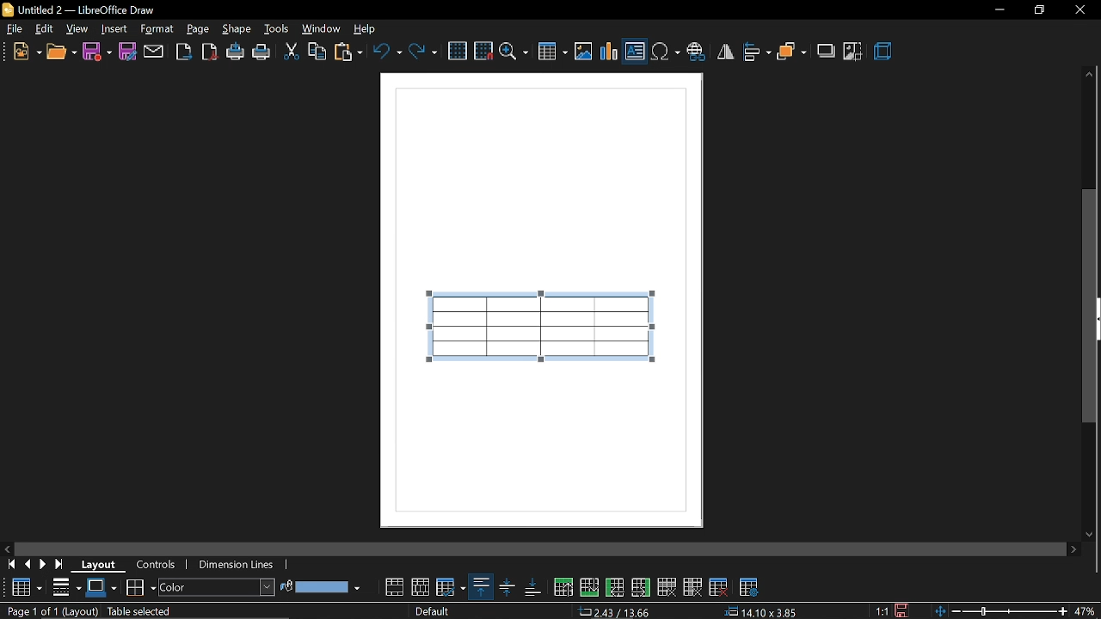 The height and width of the screenshot is (619, 1101). Describe the element at coordinates (22, 51) in the screenshot. I see `new` at that location.